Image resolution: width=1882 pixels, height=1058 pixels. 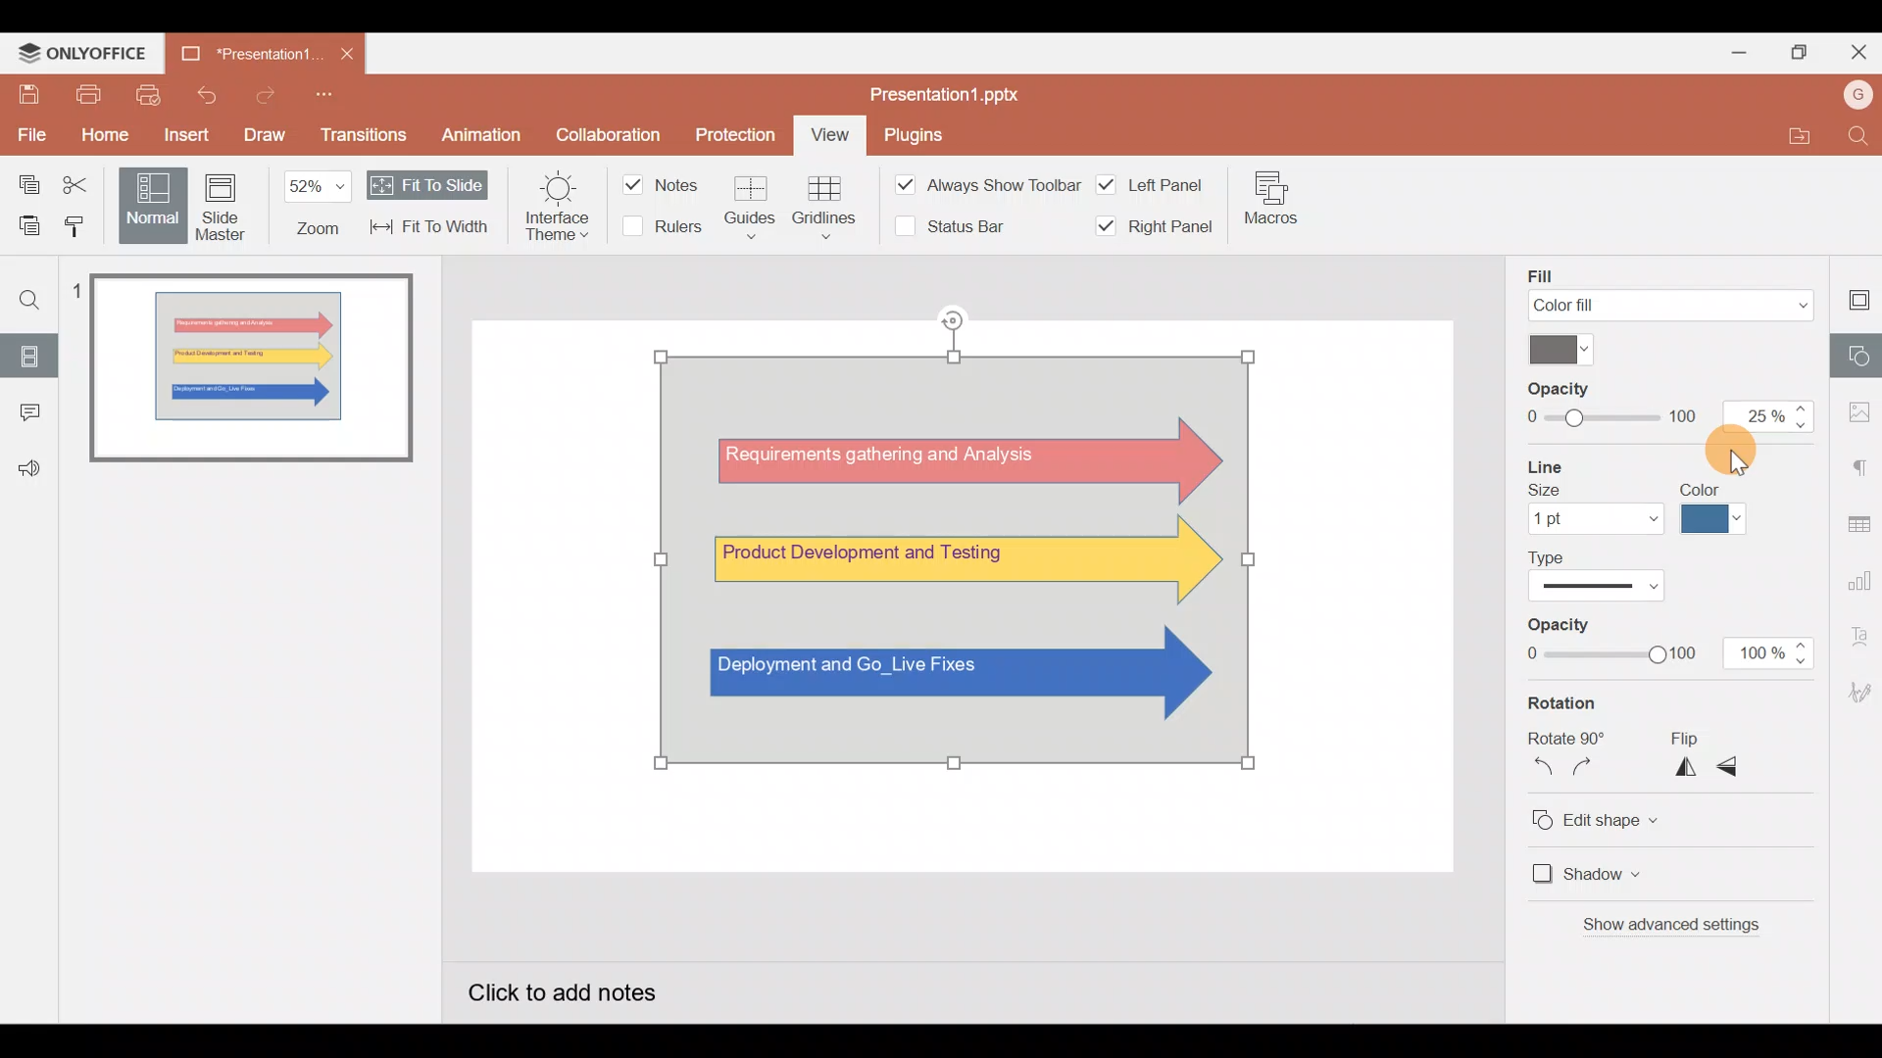 I want to click on Fill, so click(x=1671, y=287).